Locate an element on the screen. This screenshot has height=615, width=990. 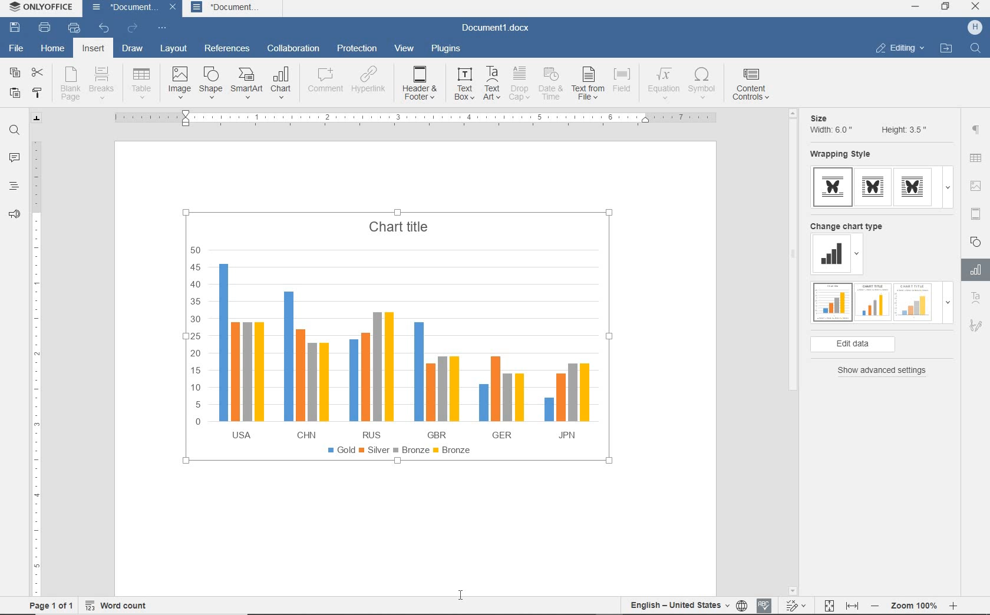
change chart type is located at coordinates (848, 226).